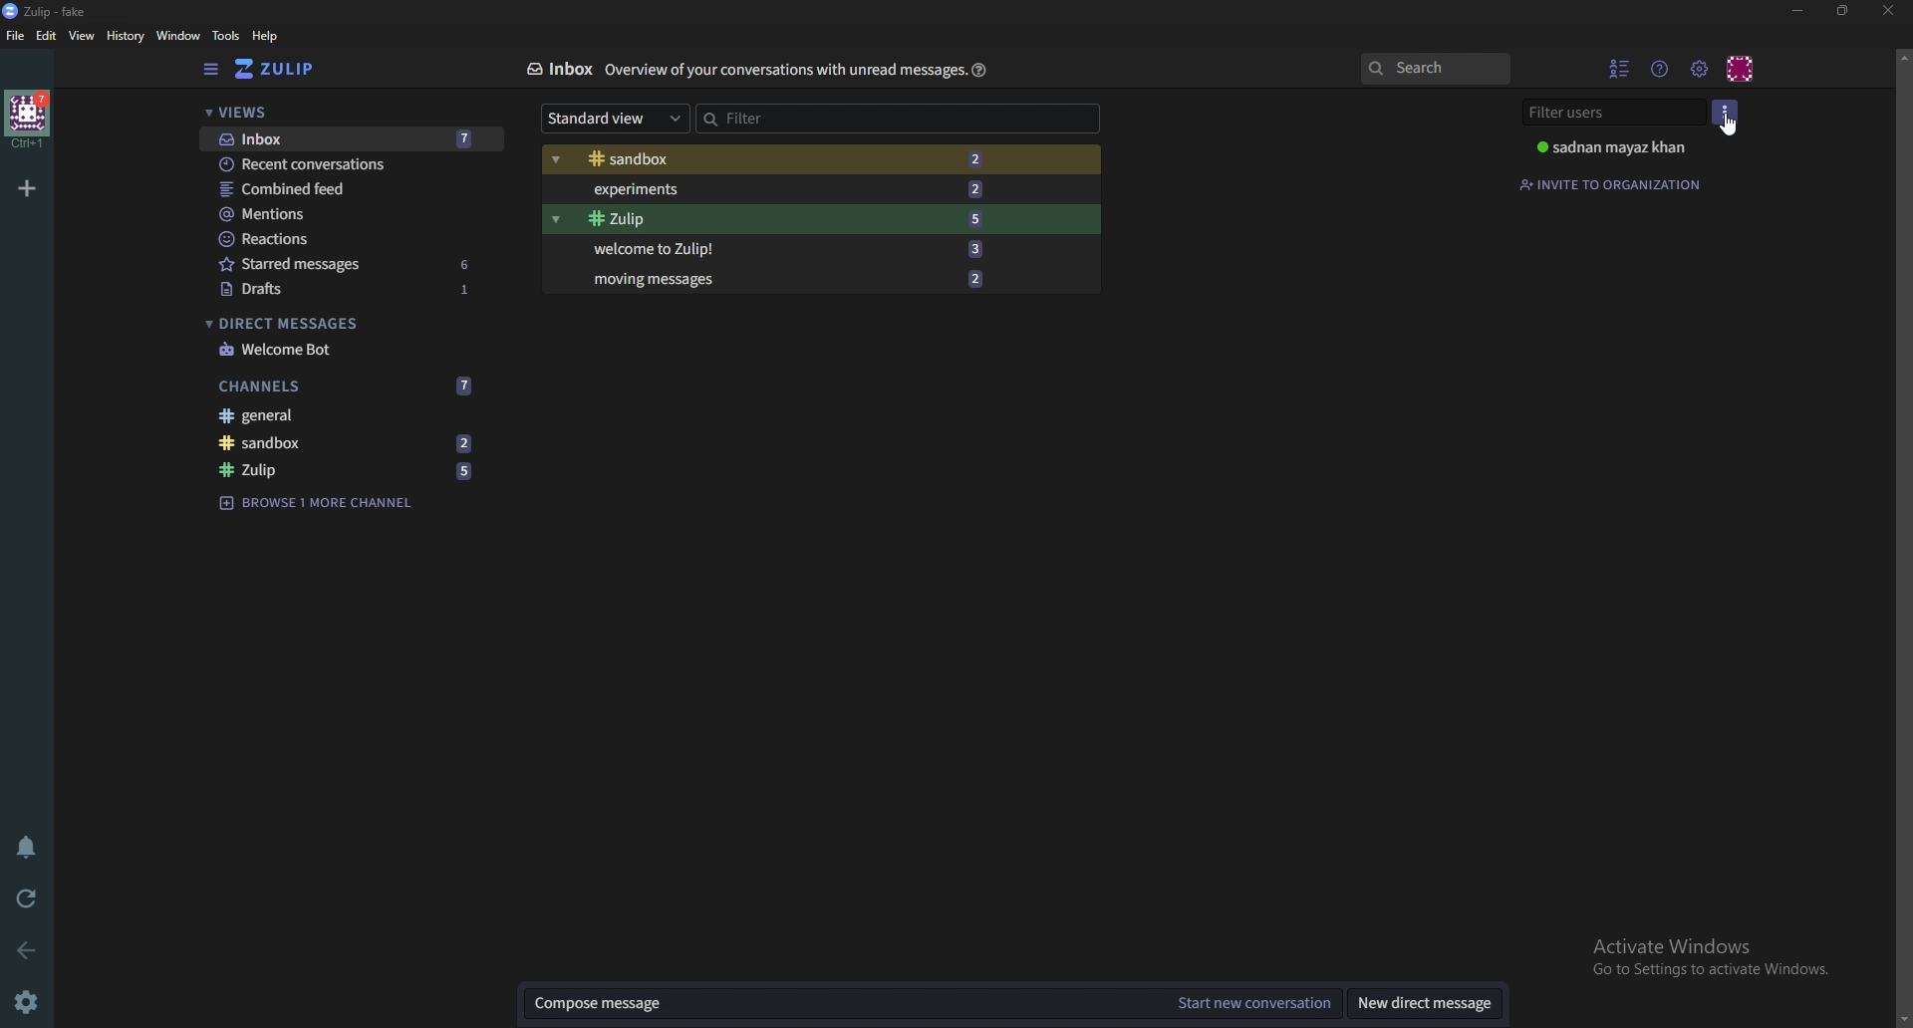 This screenshot has height=1028, width=1913. I want to click on Start new conversation, so click(1250, 1004).